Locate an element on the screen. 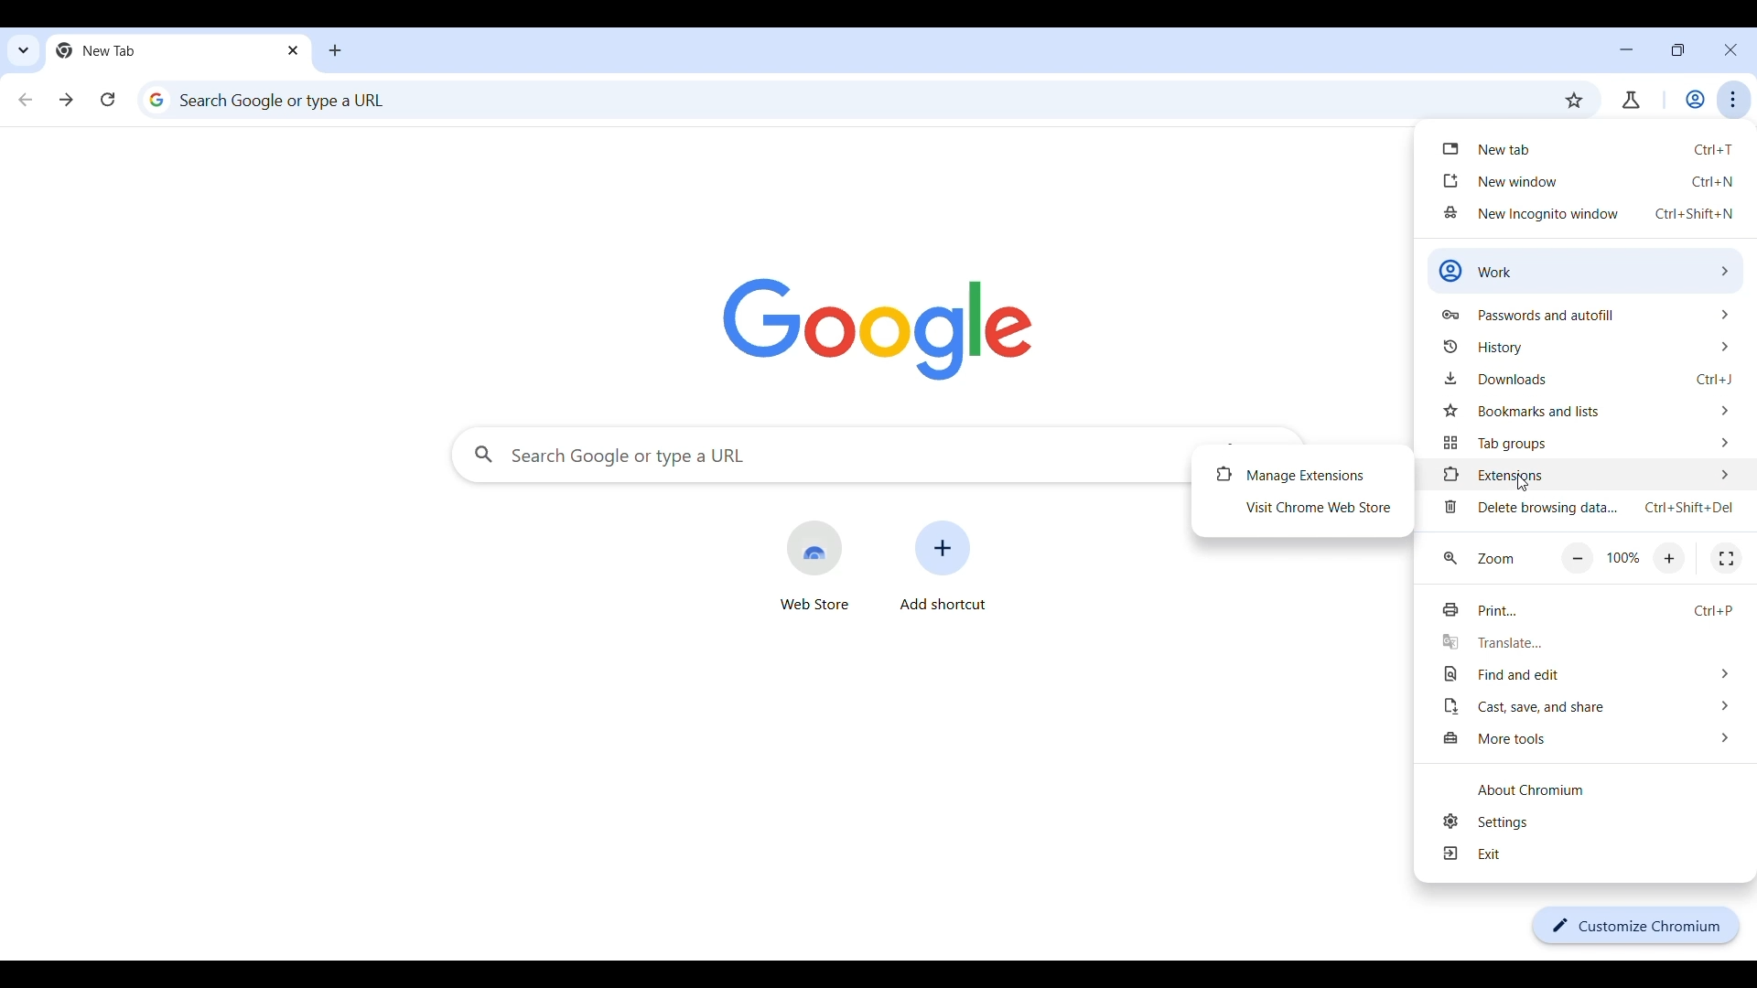 The height and width of the screenshot is (988, 1757). Open new tab is located at coordinates (1583, 147).